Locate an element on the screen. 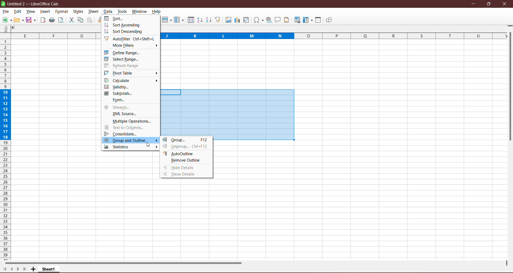  Print is located at coordinates (52, 20).